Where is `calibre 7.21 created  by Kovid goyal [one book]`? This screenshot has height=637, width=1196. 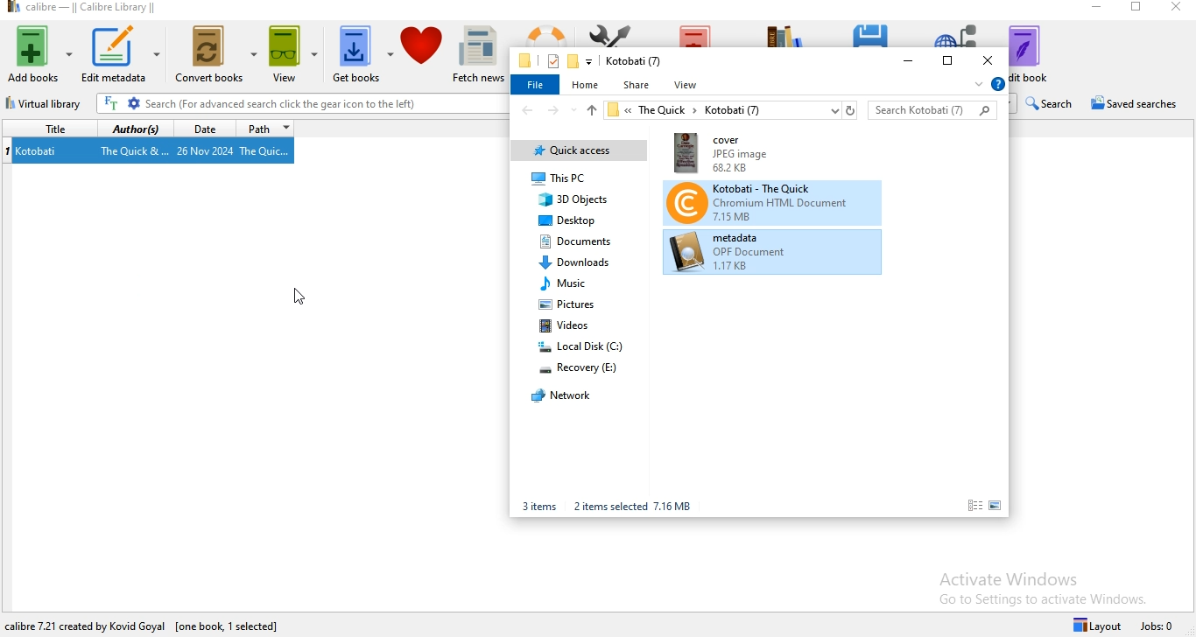
calibre 7.21 created  by Kovid goyal [one book] is located at coordinates (111, 623).